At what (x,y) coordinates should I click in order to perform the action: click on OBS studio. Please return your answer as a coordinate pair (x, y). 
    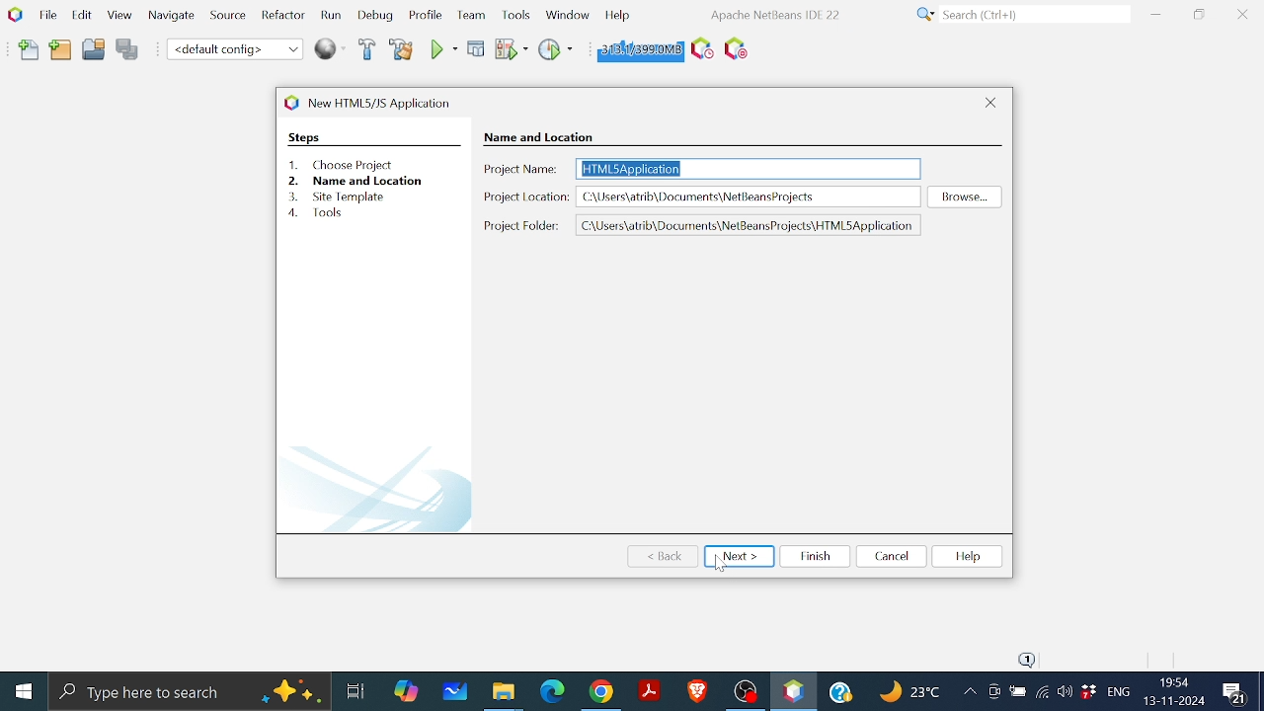
    Looking at the image, I should click on (745, 690).